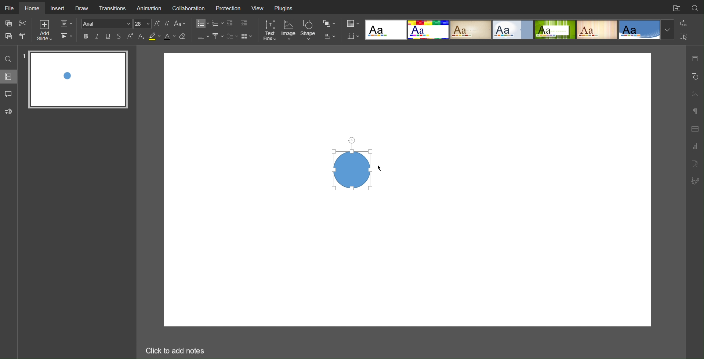  What do you see at coordinates (351, 169) in the screenshot?
I see `Circle` at bounding box center [351, 169].